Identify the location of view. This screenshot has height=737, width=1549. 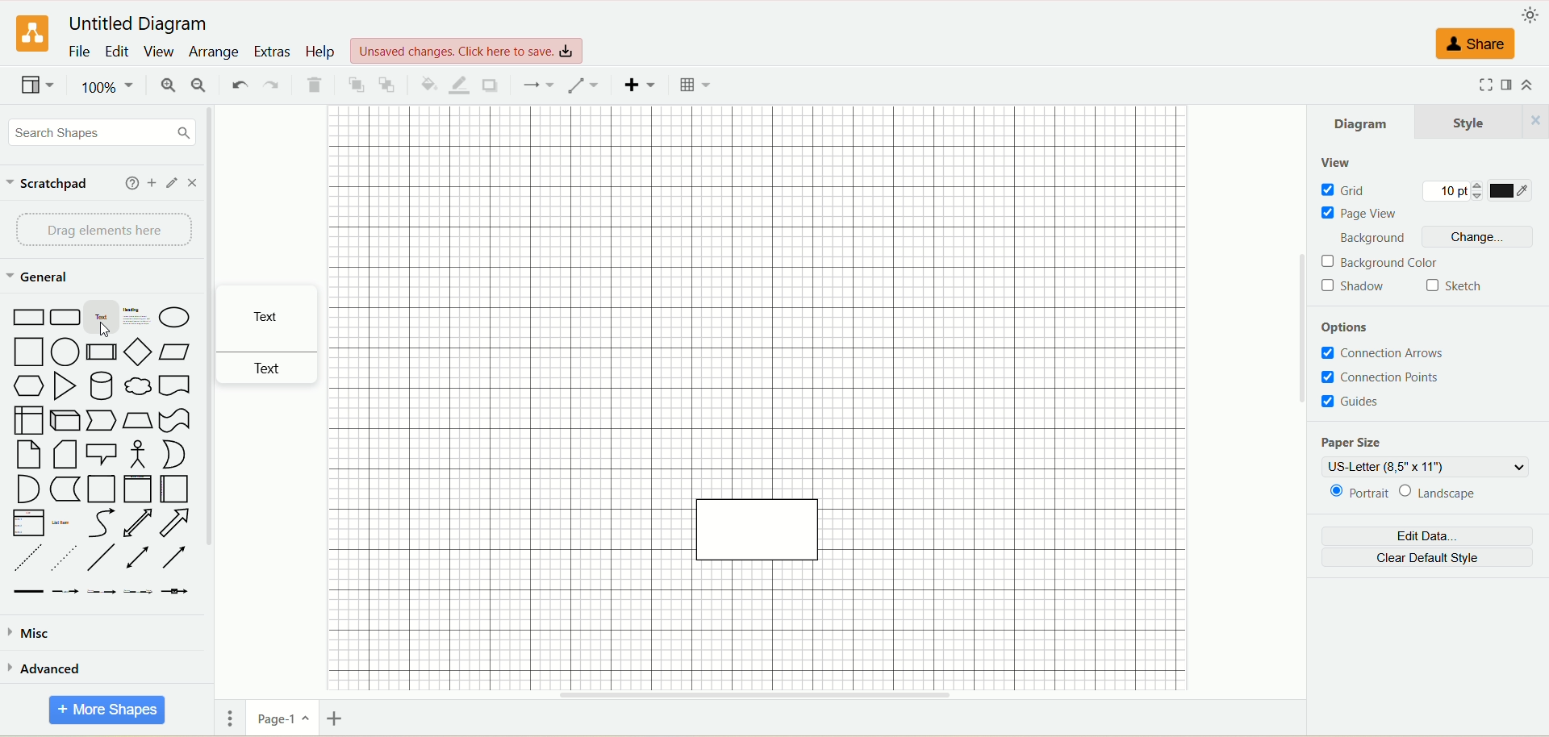
(161, 52).